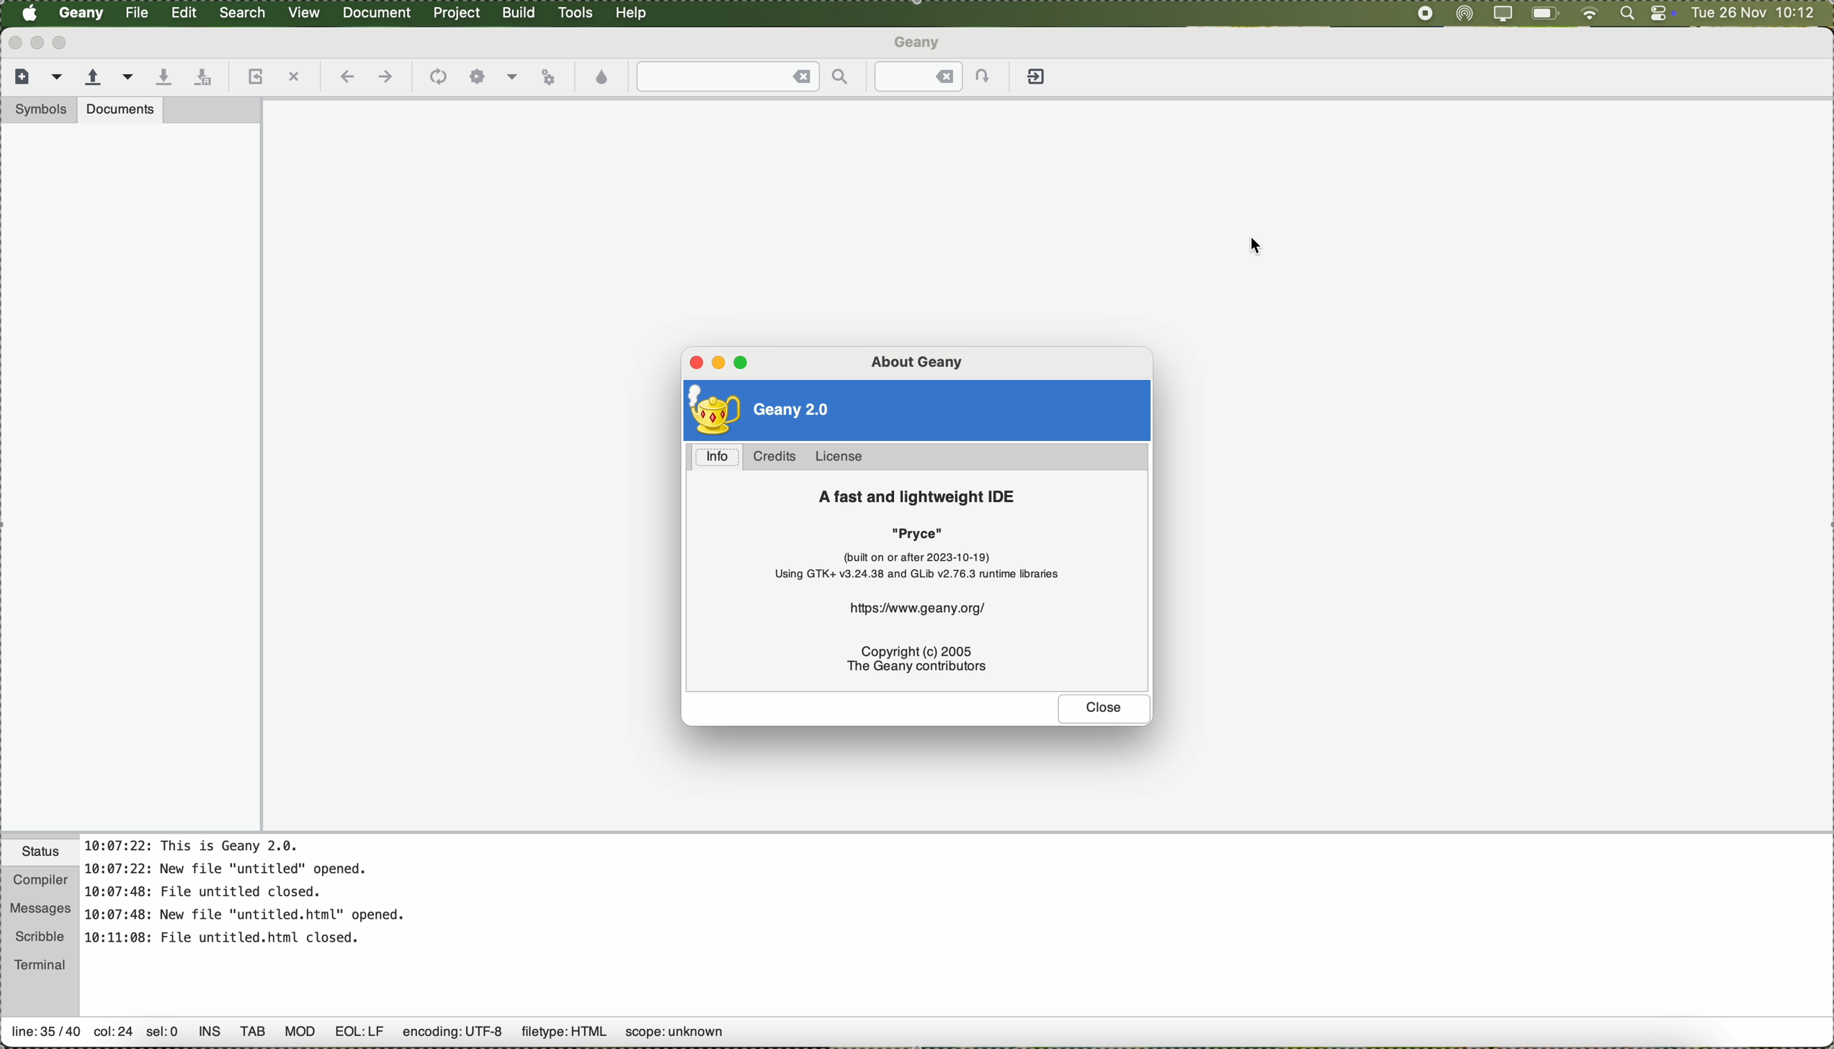 The width and height of the screenshot is (1834, 1049). I want to click on Time and history of files, so click(249, 894).